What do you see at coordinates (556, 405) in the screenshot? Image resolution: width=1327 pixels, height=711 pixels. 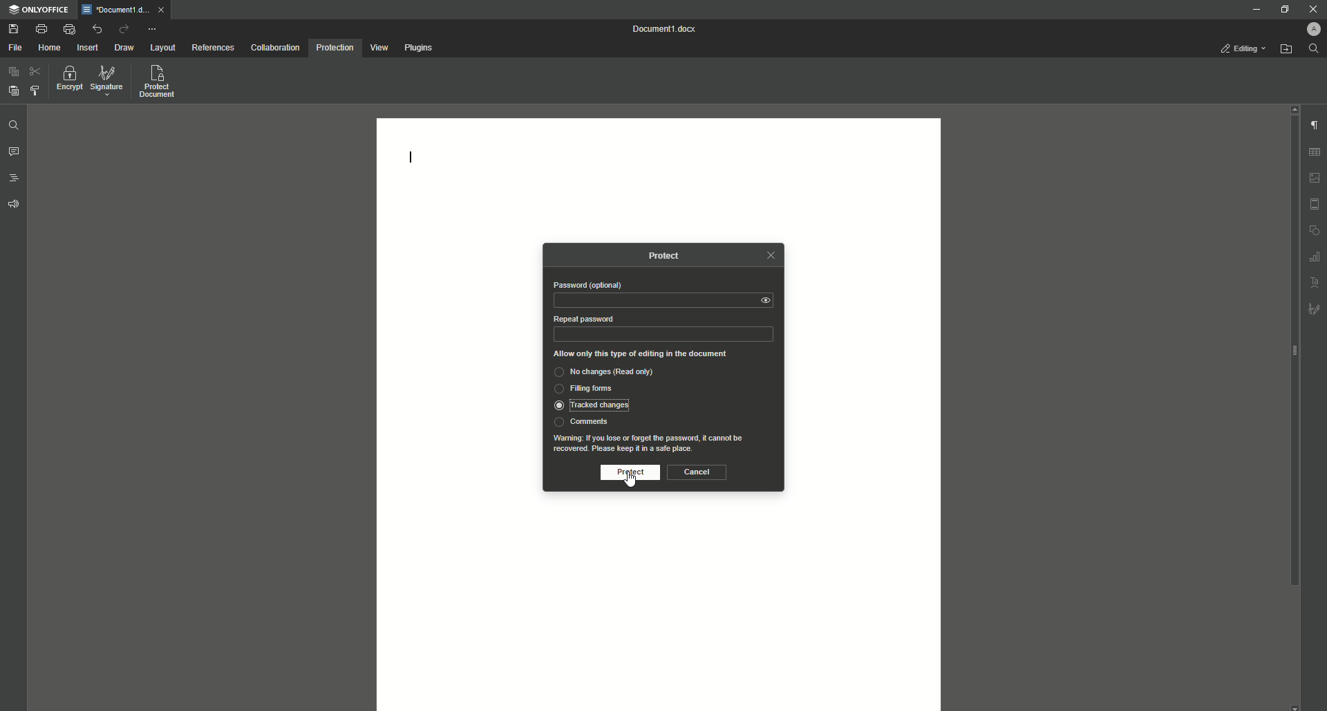 I see `Selected` at bounding box center [556, 405].